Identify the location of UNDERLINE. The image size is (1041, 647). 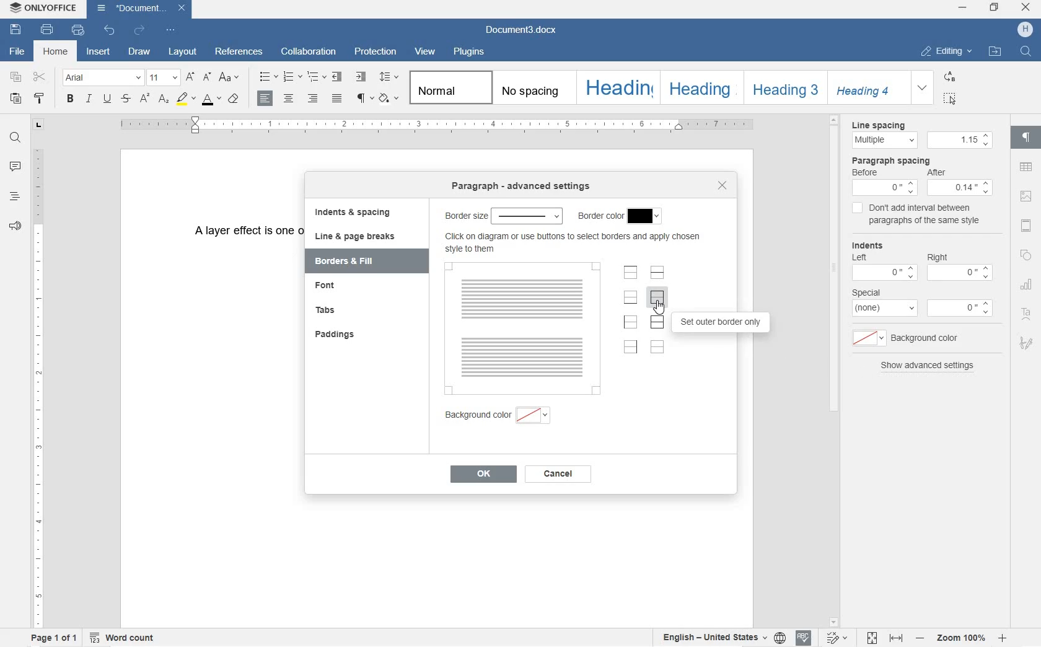
(109, 99).